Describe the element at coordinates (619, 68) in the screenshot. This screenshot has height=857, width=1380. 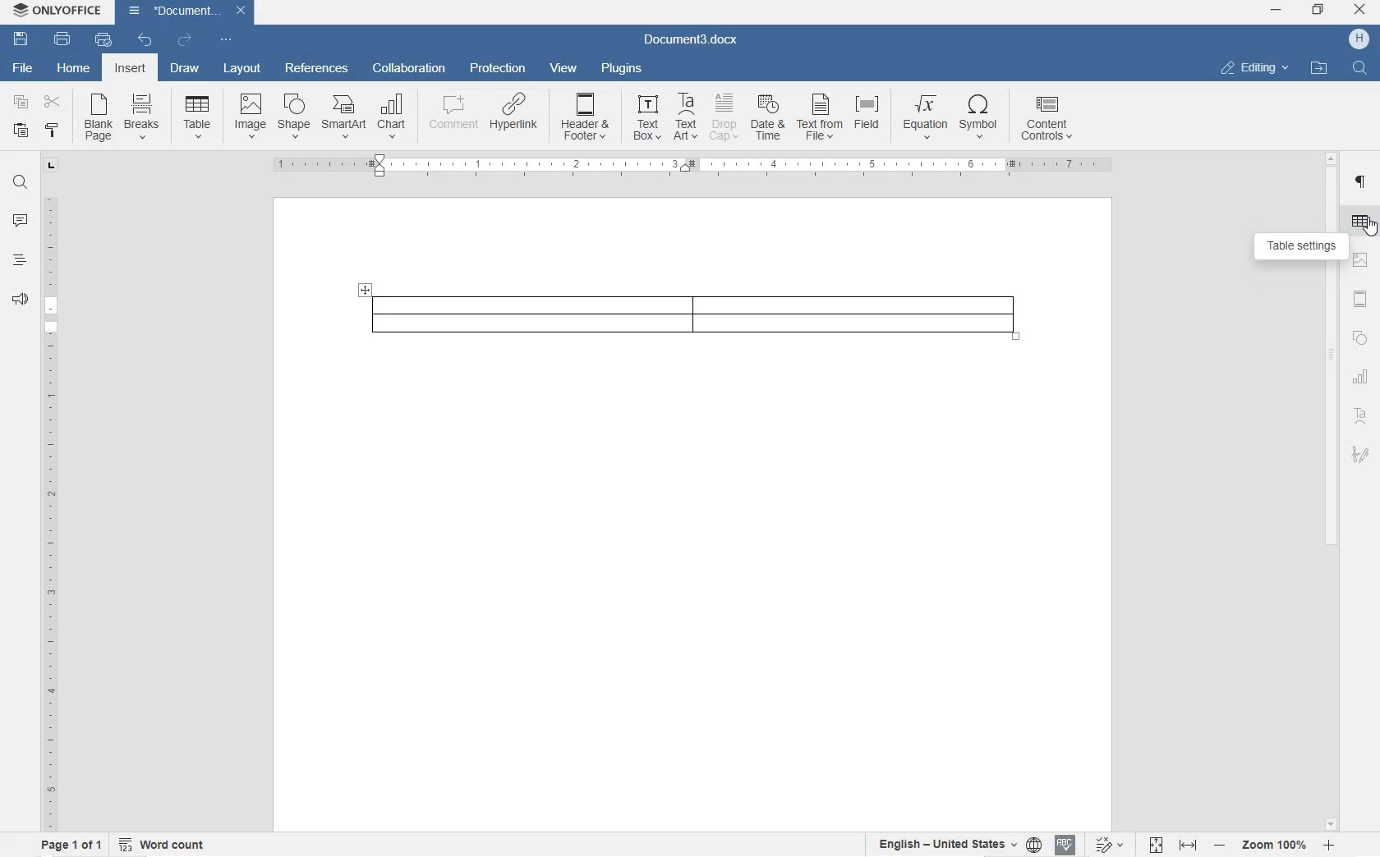
I see `PLUGINS` at that location.